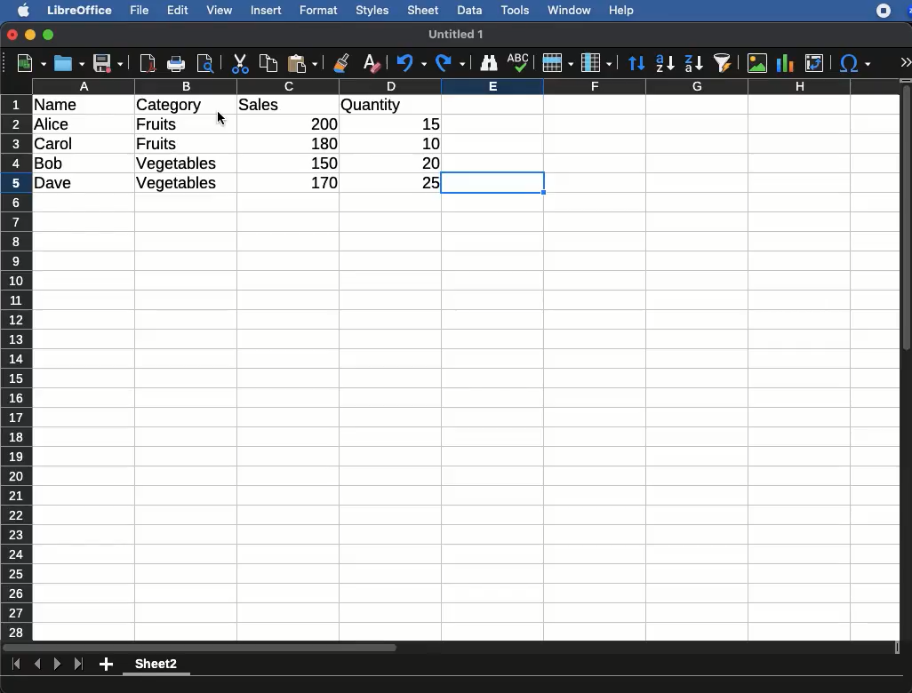 The image size is (912, 693). What do you see at coordinates (267, 10) in the screenshot?
I see `insert` at bounding box center [267, 10].